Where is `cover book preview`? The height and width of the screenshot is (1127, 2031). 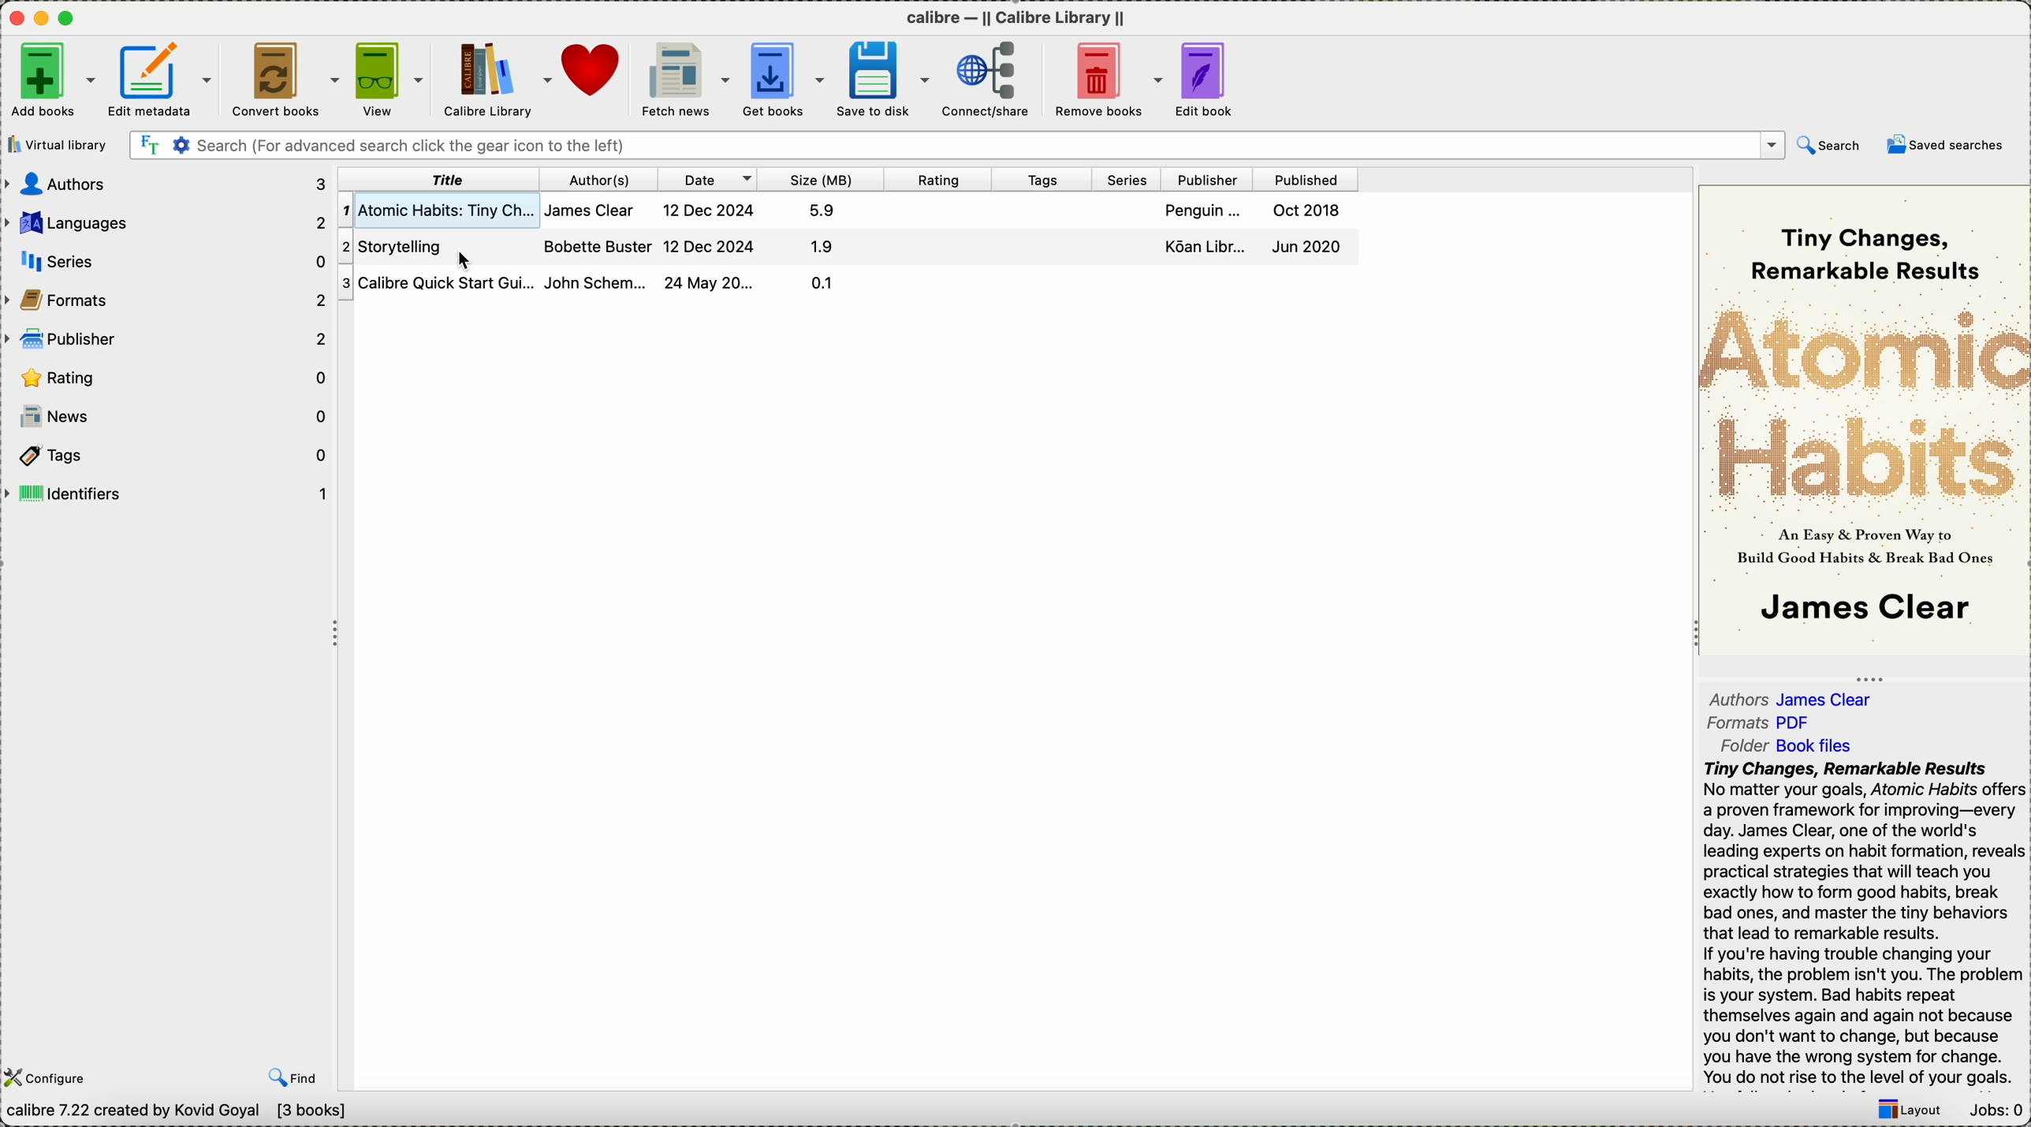
cover book preview is located at coordinates (1865, 419).